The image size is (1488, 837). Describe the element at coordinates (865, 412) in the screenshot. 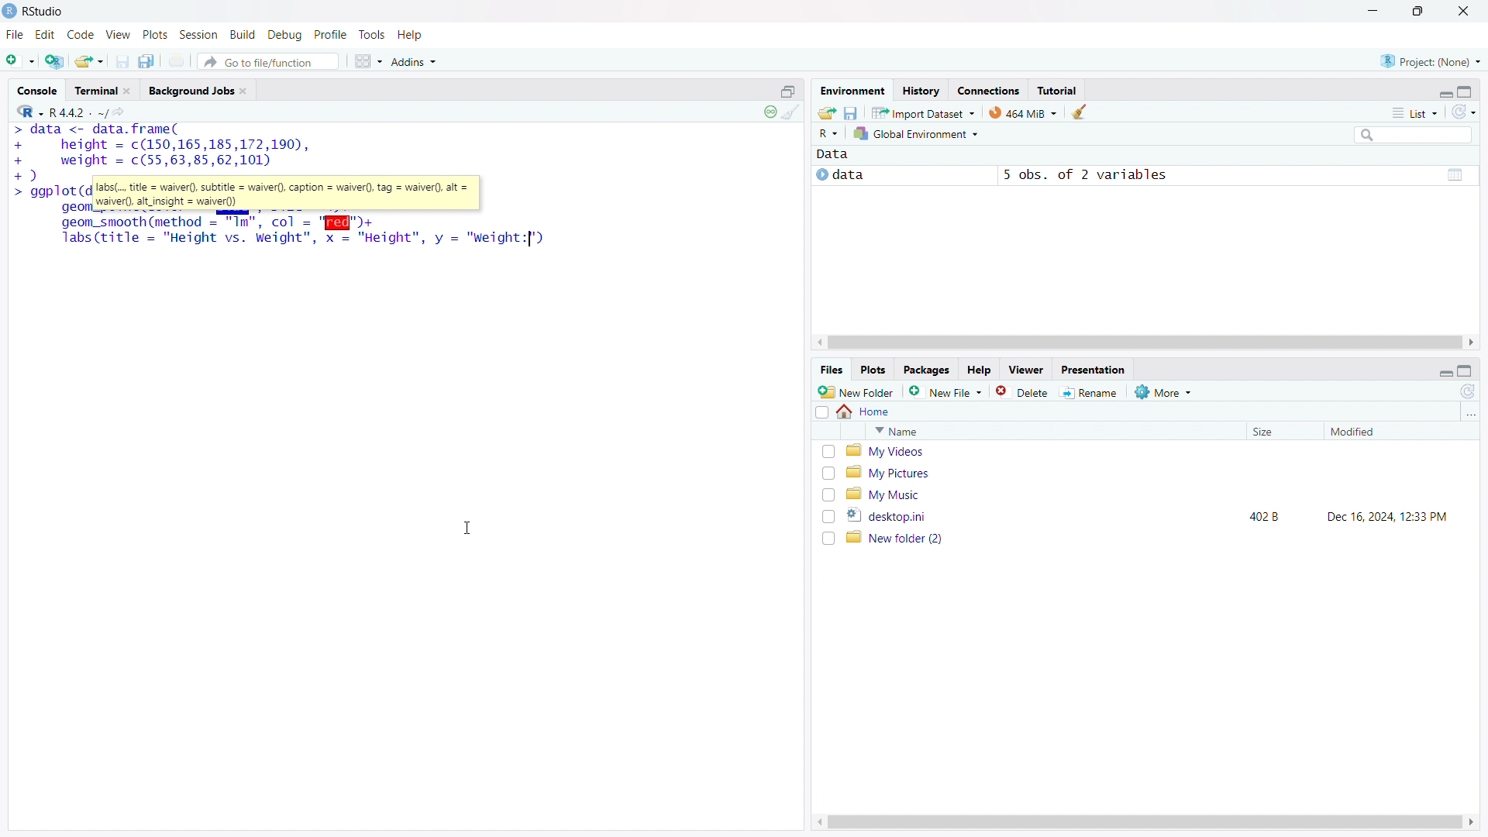

I see `home` at that location.